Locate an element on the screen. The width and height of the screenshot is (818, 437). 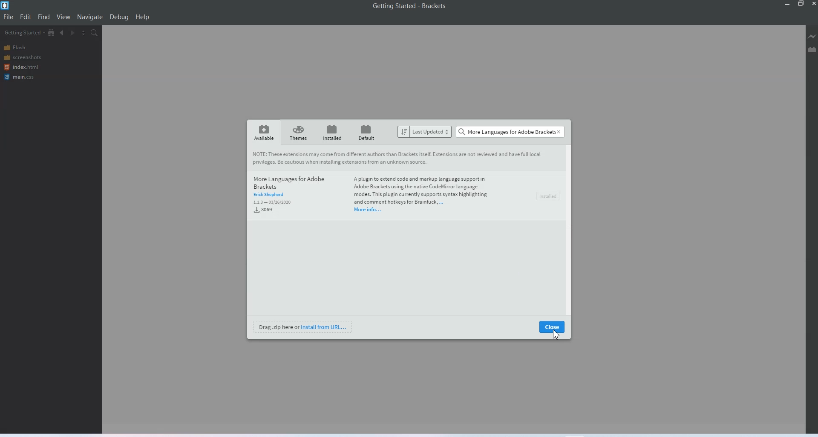
Flash is located at coordinates (29, 48).